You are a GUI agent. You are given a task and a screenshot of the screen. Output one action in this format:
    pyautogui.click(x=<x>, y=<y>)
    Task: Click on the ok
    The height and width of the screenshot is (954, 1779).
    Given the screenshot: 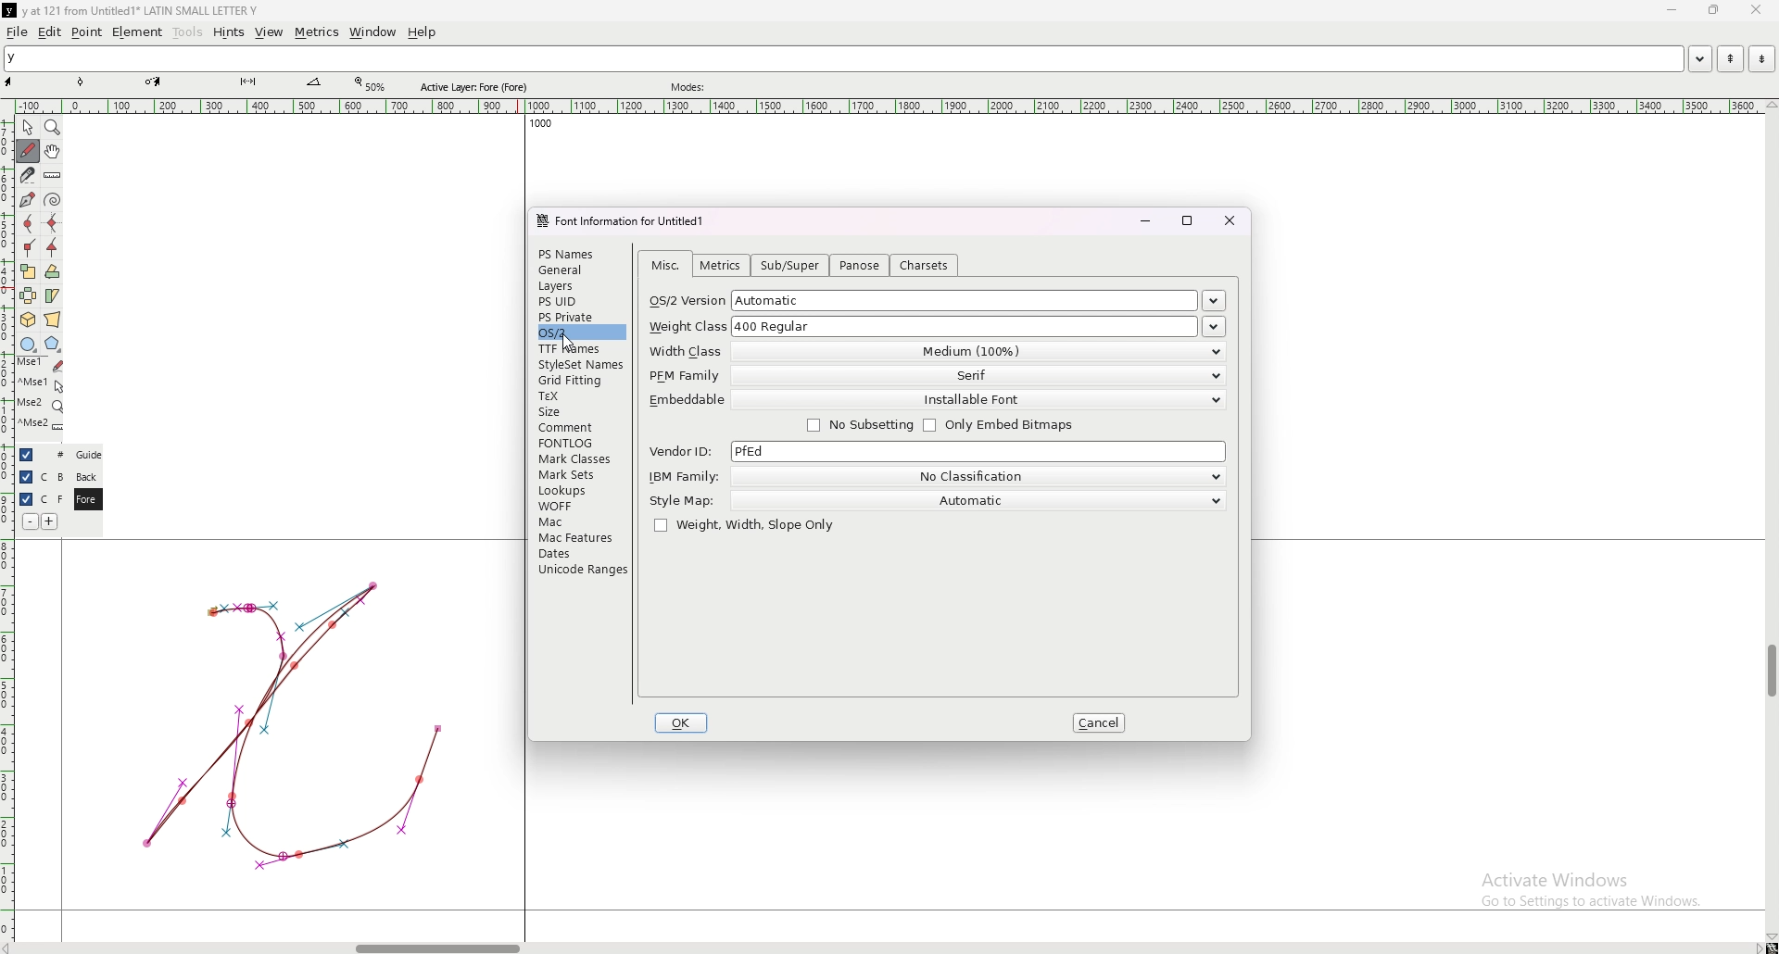 What is the action you would take?
    pyautogui.click(x=681, y=723)
    